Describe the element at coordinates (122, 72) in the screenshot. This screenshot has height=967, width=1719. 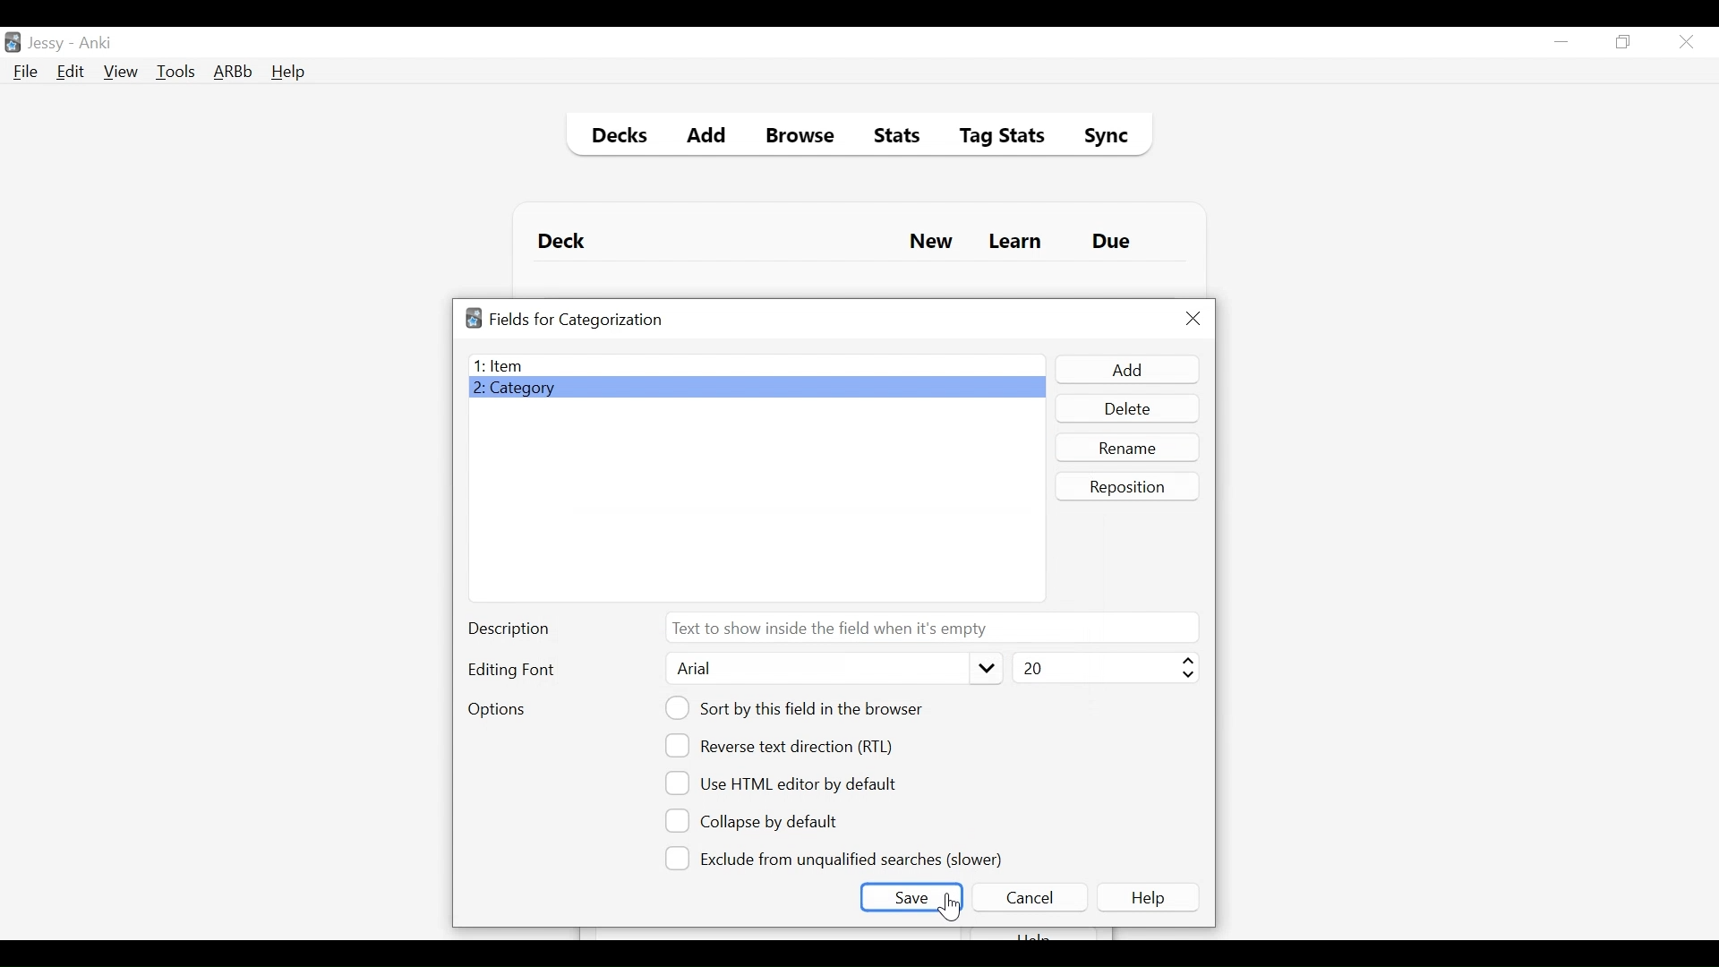
I see `View` at that location.